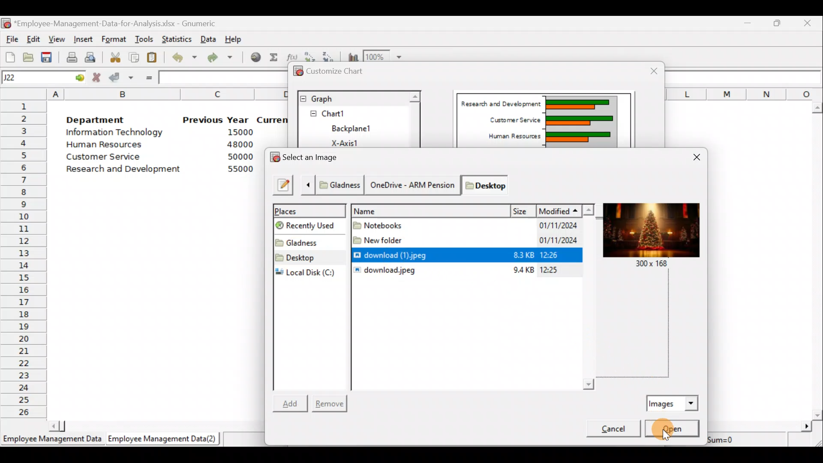  Describe the element at coordinates (28, 56) in the screenshot. I see `Open a file` at that location.